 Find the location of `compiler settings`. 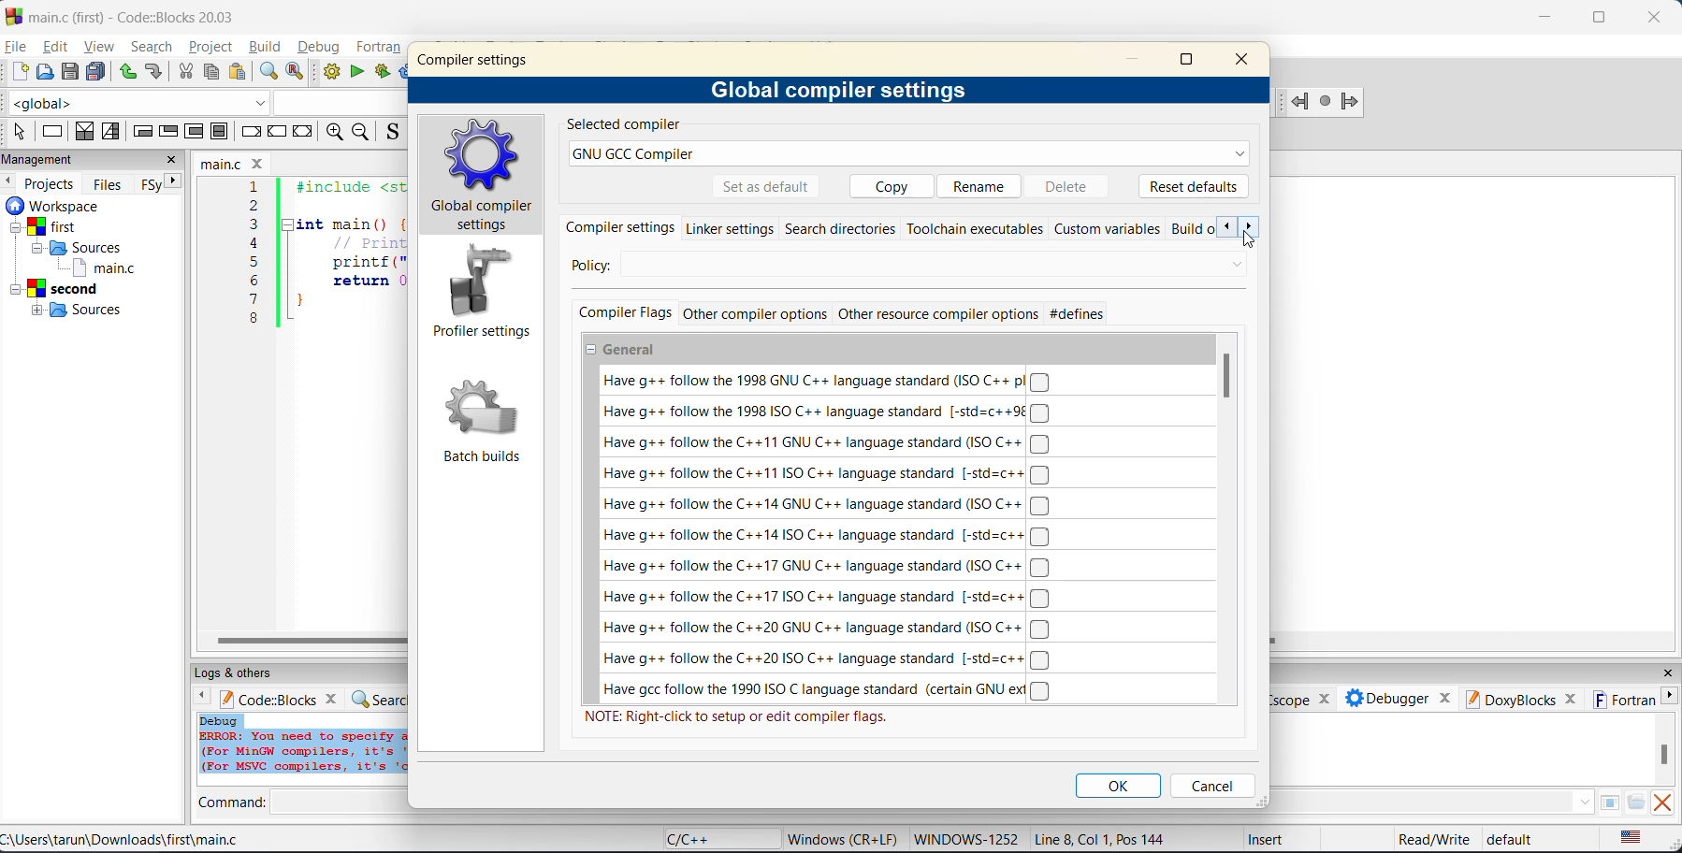

compiler settings is located at coordinates (477, 59).